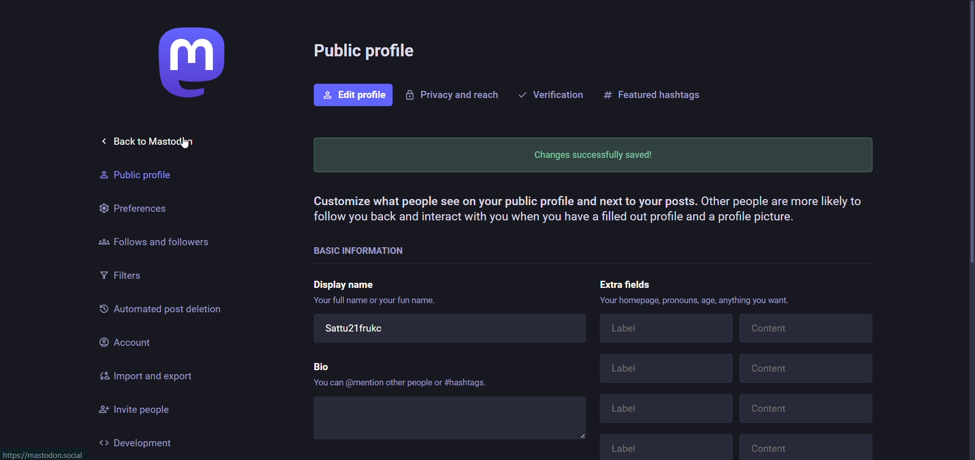  Describe the element at coordinates (453, 420) in the screenshot. I see `write bio here` at that location.